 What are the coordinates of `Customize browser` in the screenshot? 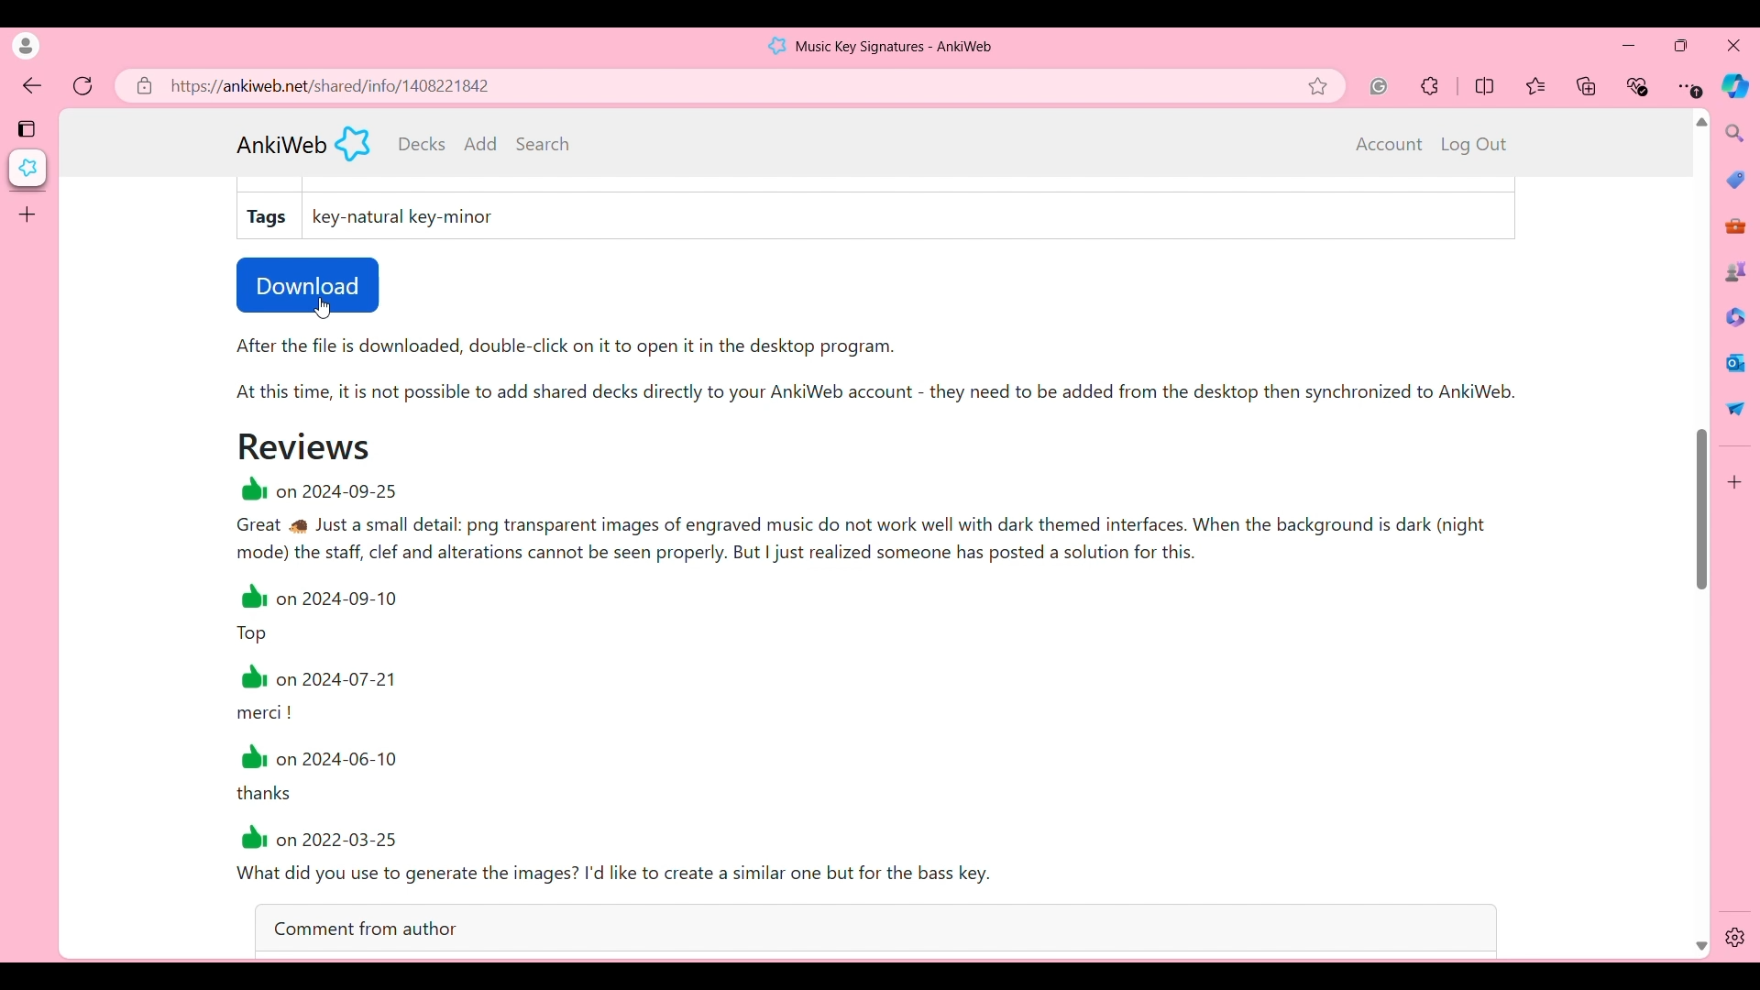 It's located at (1735, 482).